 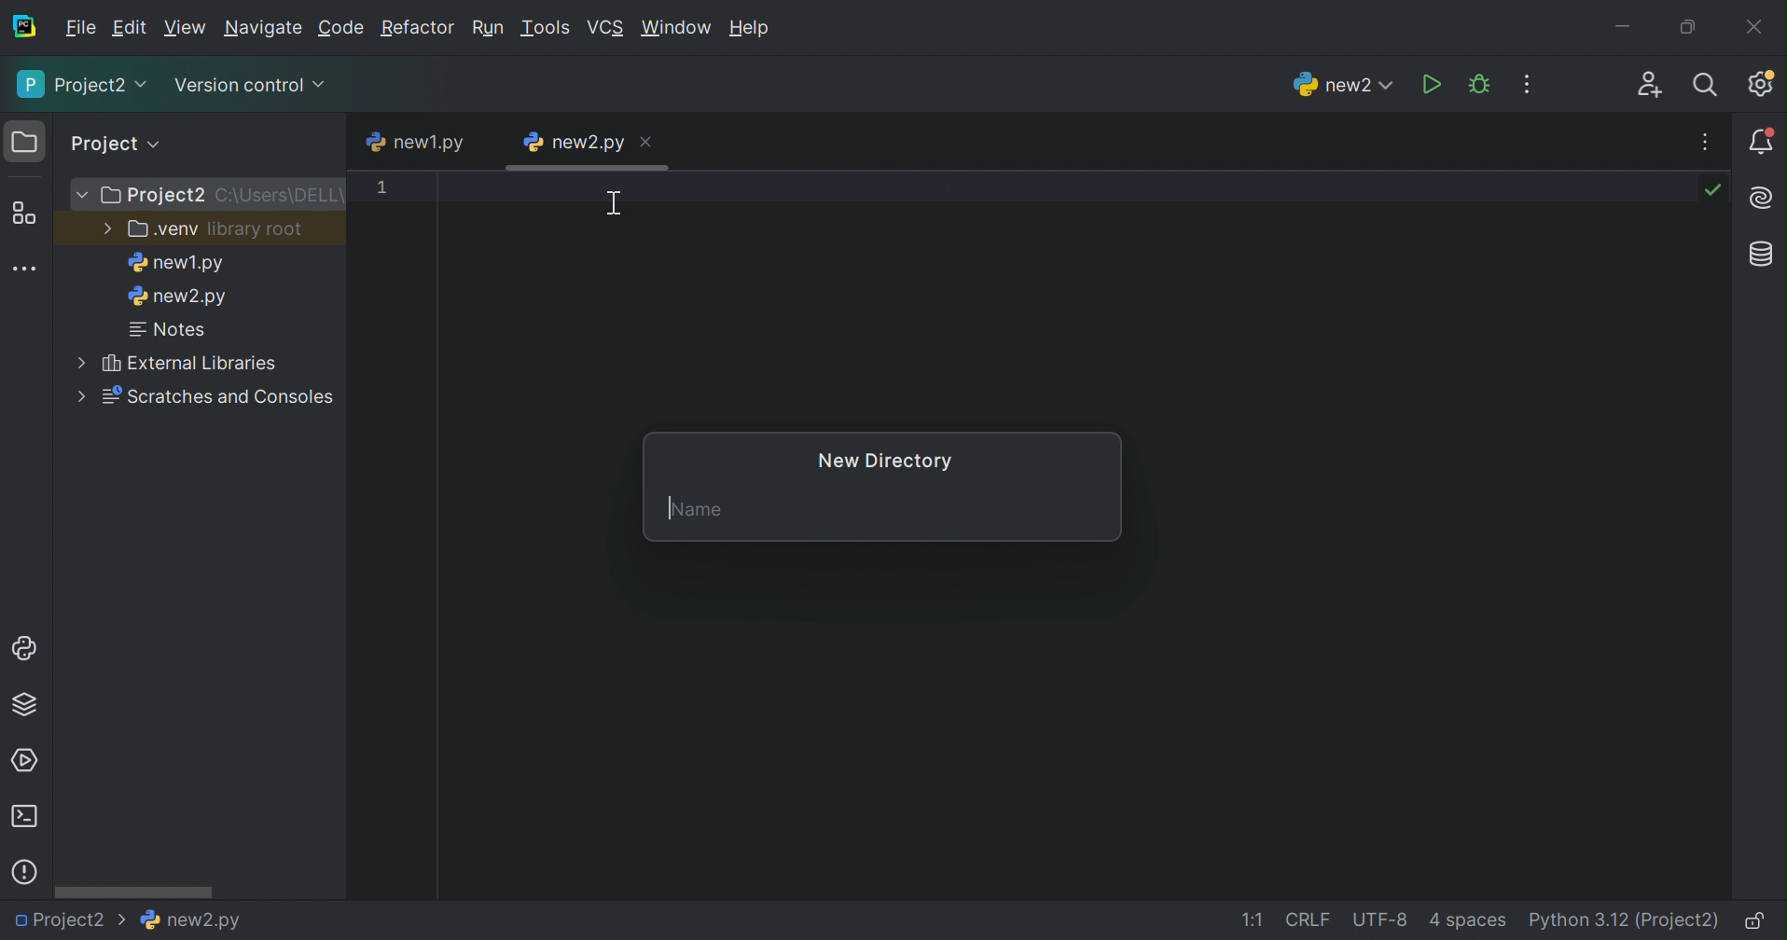 I want to click on VCS, so click(x=608, y=26).